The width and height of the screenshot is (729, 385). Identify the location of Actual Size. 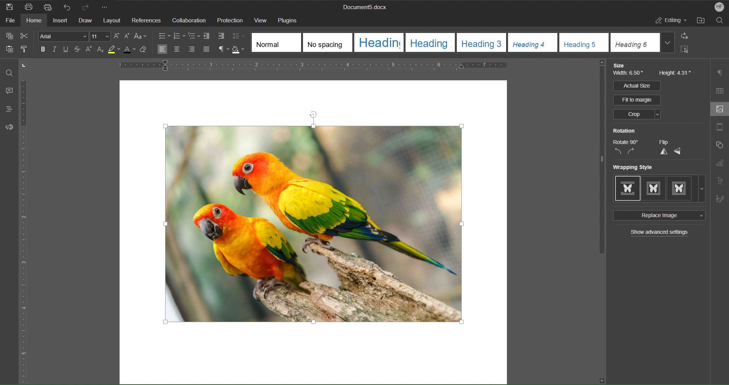
(636, 86).